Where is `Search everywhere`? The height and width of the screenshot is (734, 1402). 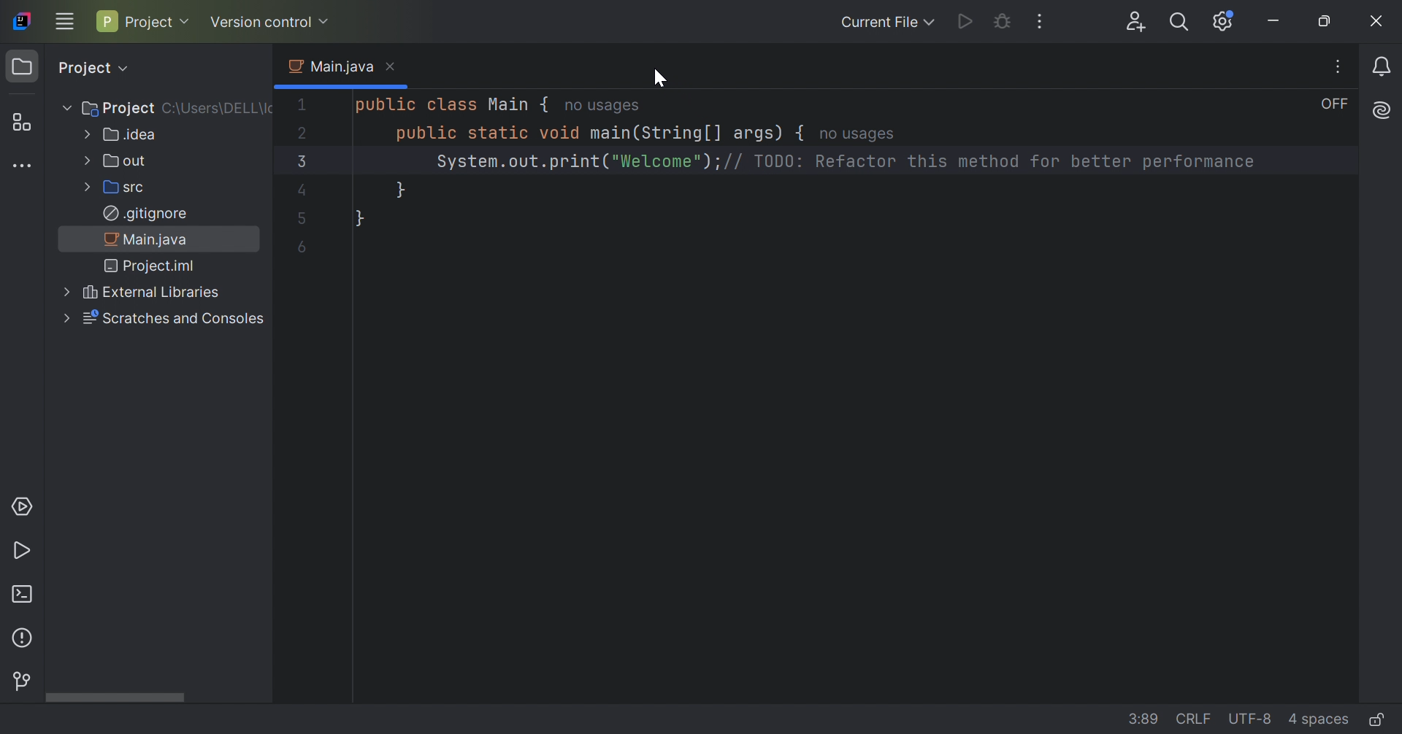
Search everywhere is located at coordinates (1178, 23).